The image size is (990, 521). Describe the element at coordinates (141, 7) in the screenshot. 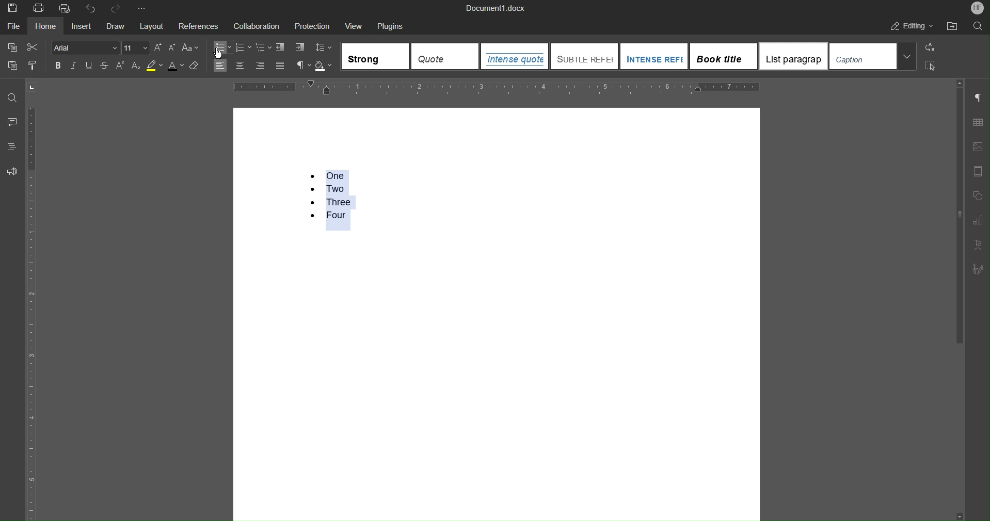

I see `More` at that location.